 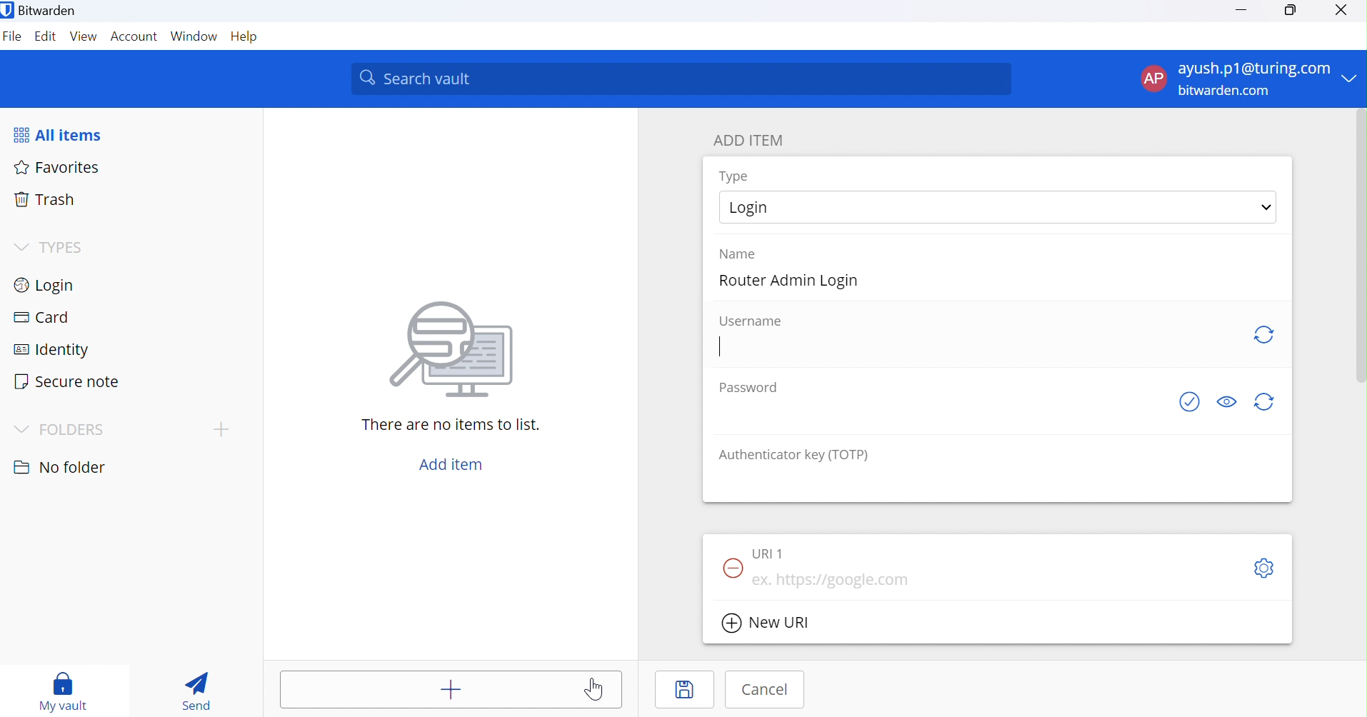 I want to click on All items, so click(x=67, y=133).